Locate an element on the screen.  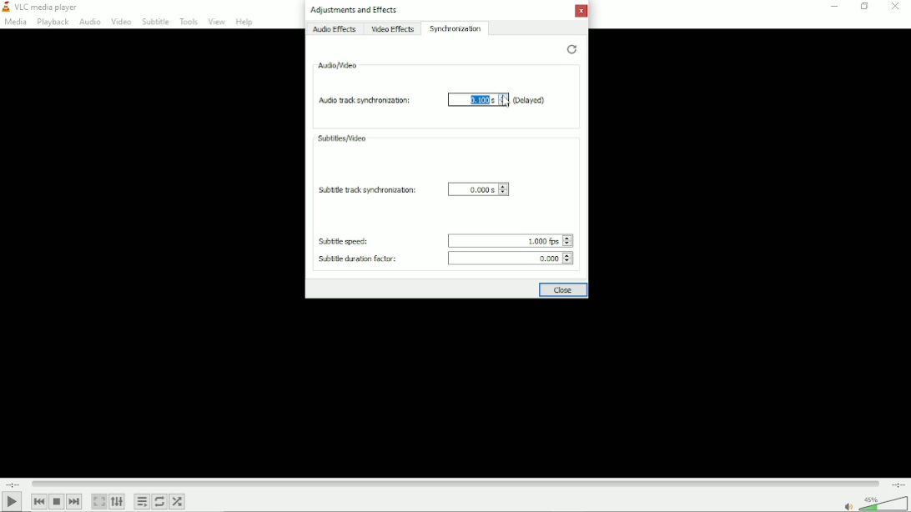
minimize is located at coordinates (833, 7).